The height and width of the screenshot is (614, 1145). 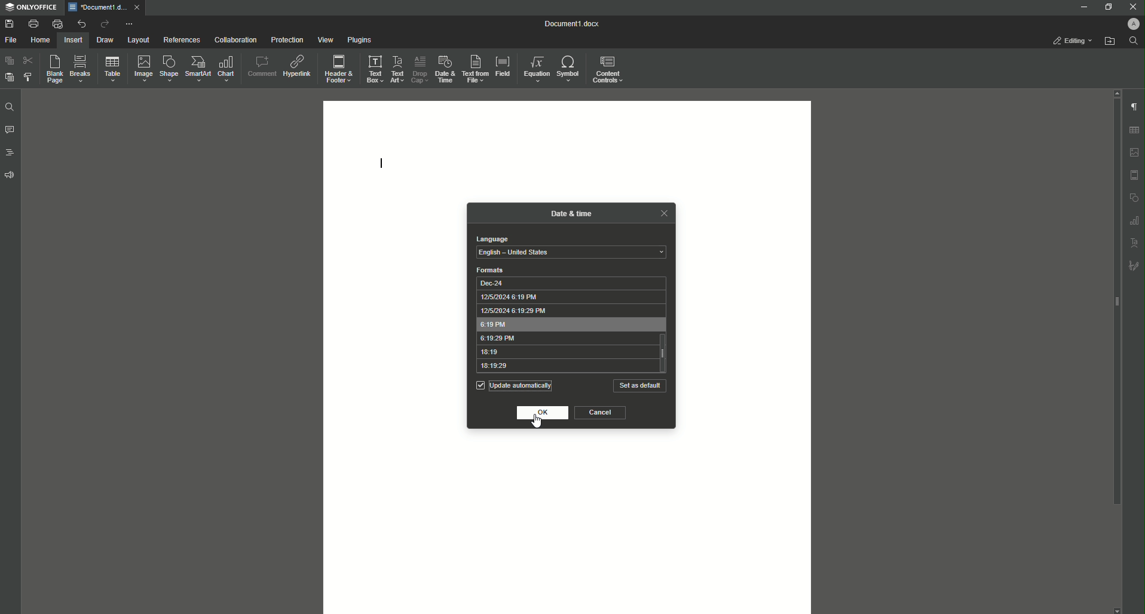 I want to click on References, so click(x=181, y=40).